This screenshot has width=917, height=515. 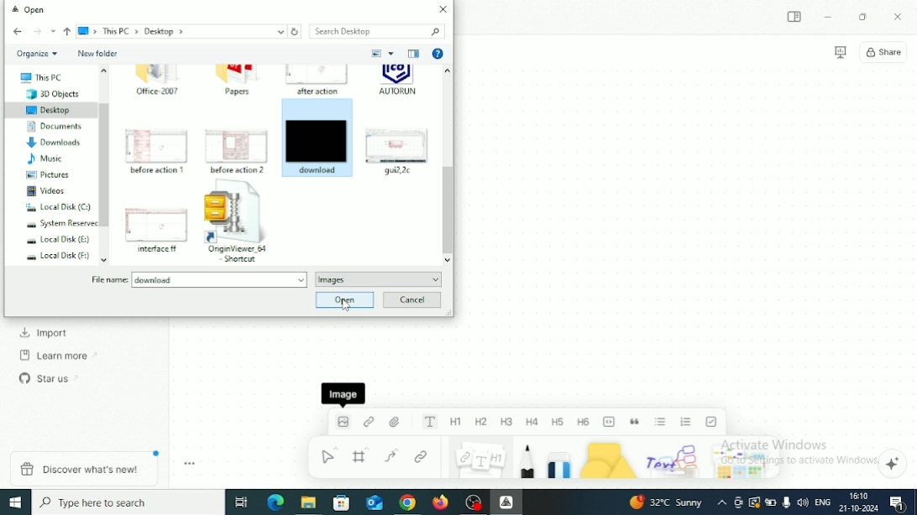 What do you see at coordinates (36, 32) in the screenshot?
I see `Forward` at bounding box center [36, 32].